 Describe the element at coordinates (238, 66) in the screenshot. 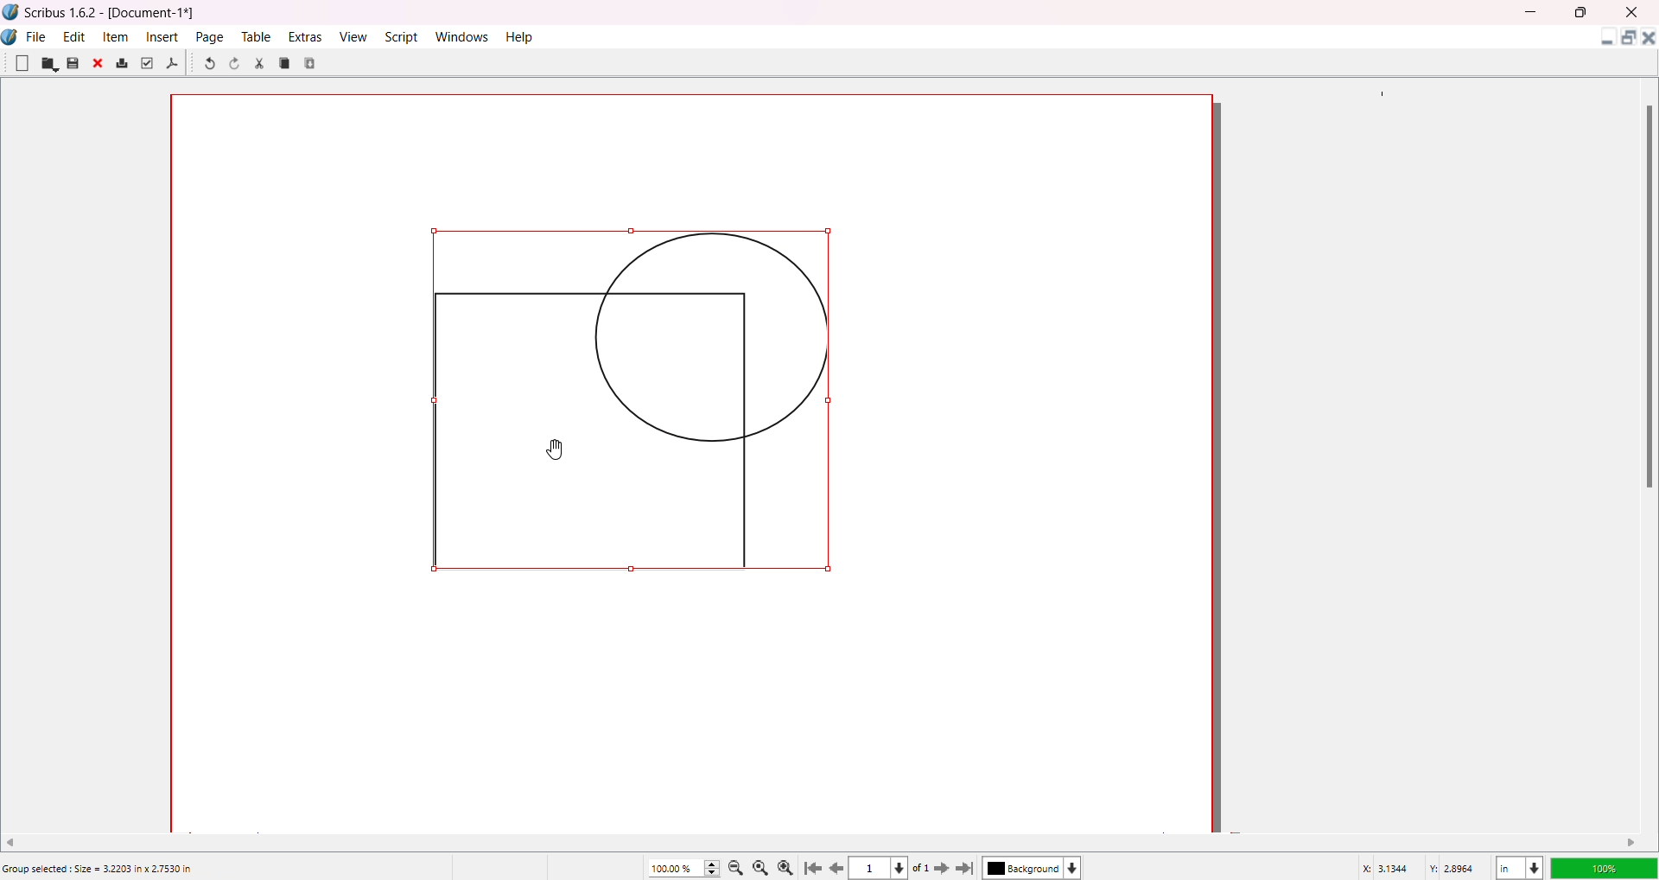

I see `Redo` at that location.